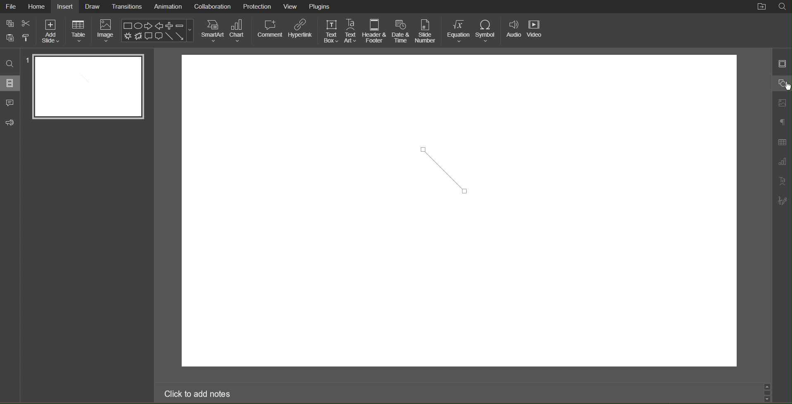  What do you see at coordinates (126, 6) in the screenshot?
I see `Transitions` at bounding box center [126, 6].